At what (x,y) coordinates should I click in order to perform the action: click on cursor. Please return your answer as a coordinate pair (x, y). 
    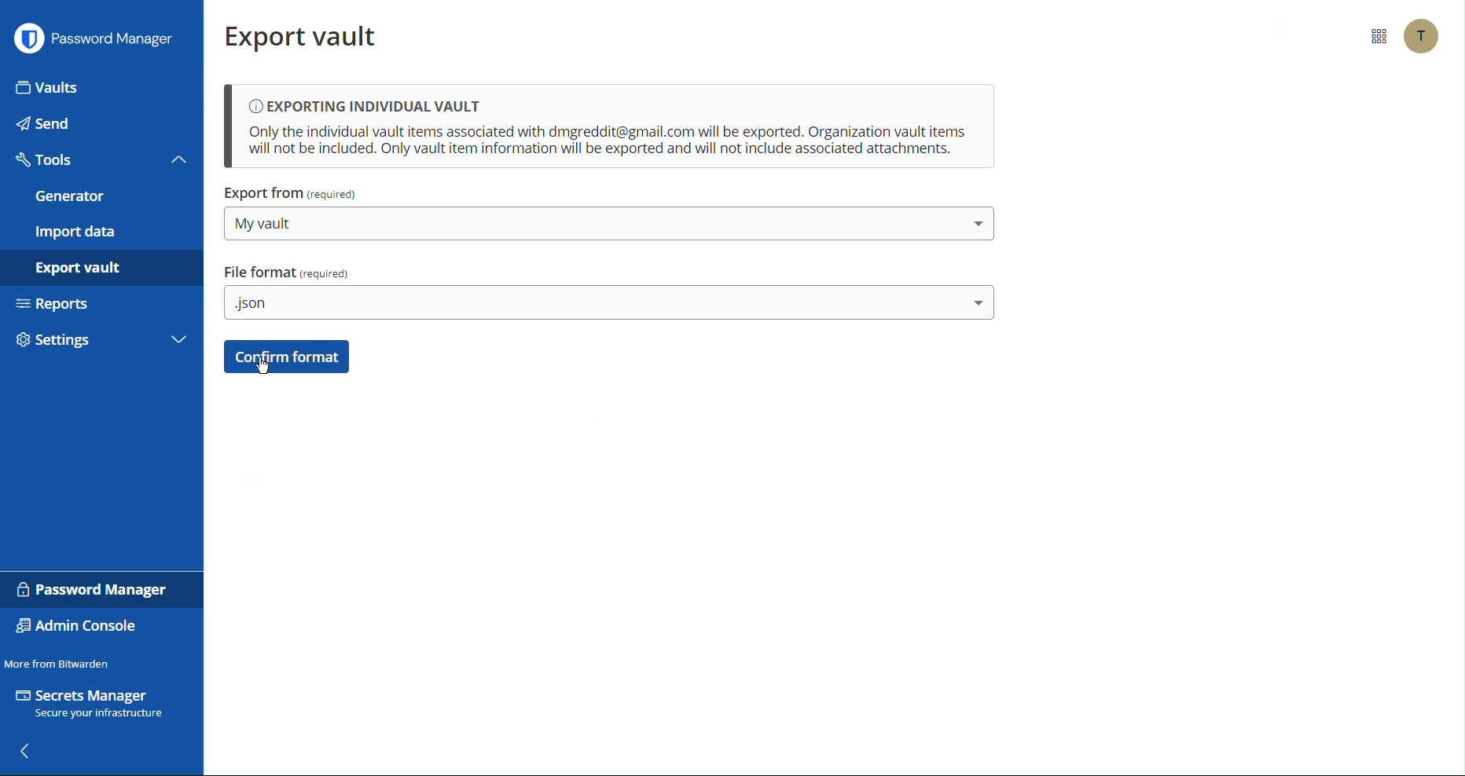
    Looking at the image, I should click on (258, 367).